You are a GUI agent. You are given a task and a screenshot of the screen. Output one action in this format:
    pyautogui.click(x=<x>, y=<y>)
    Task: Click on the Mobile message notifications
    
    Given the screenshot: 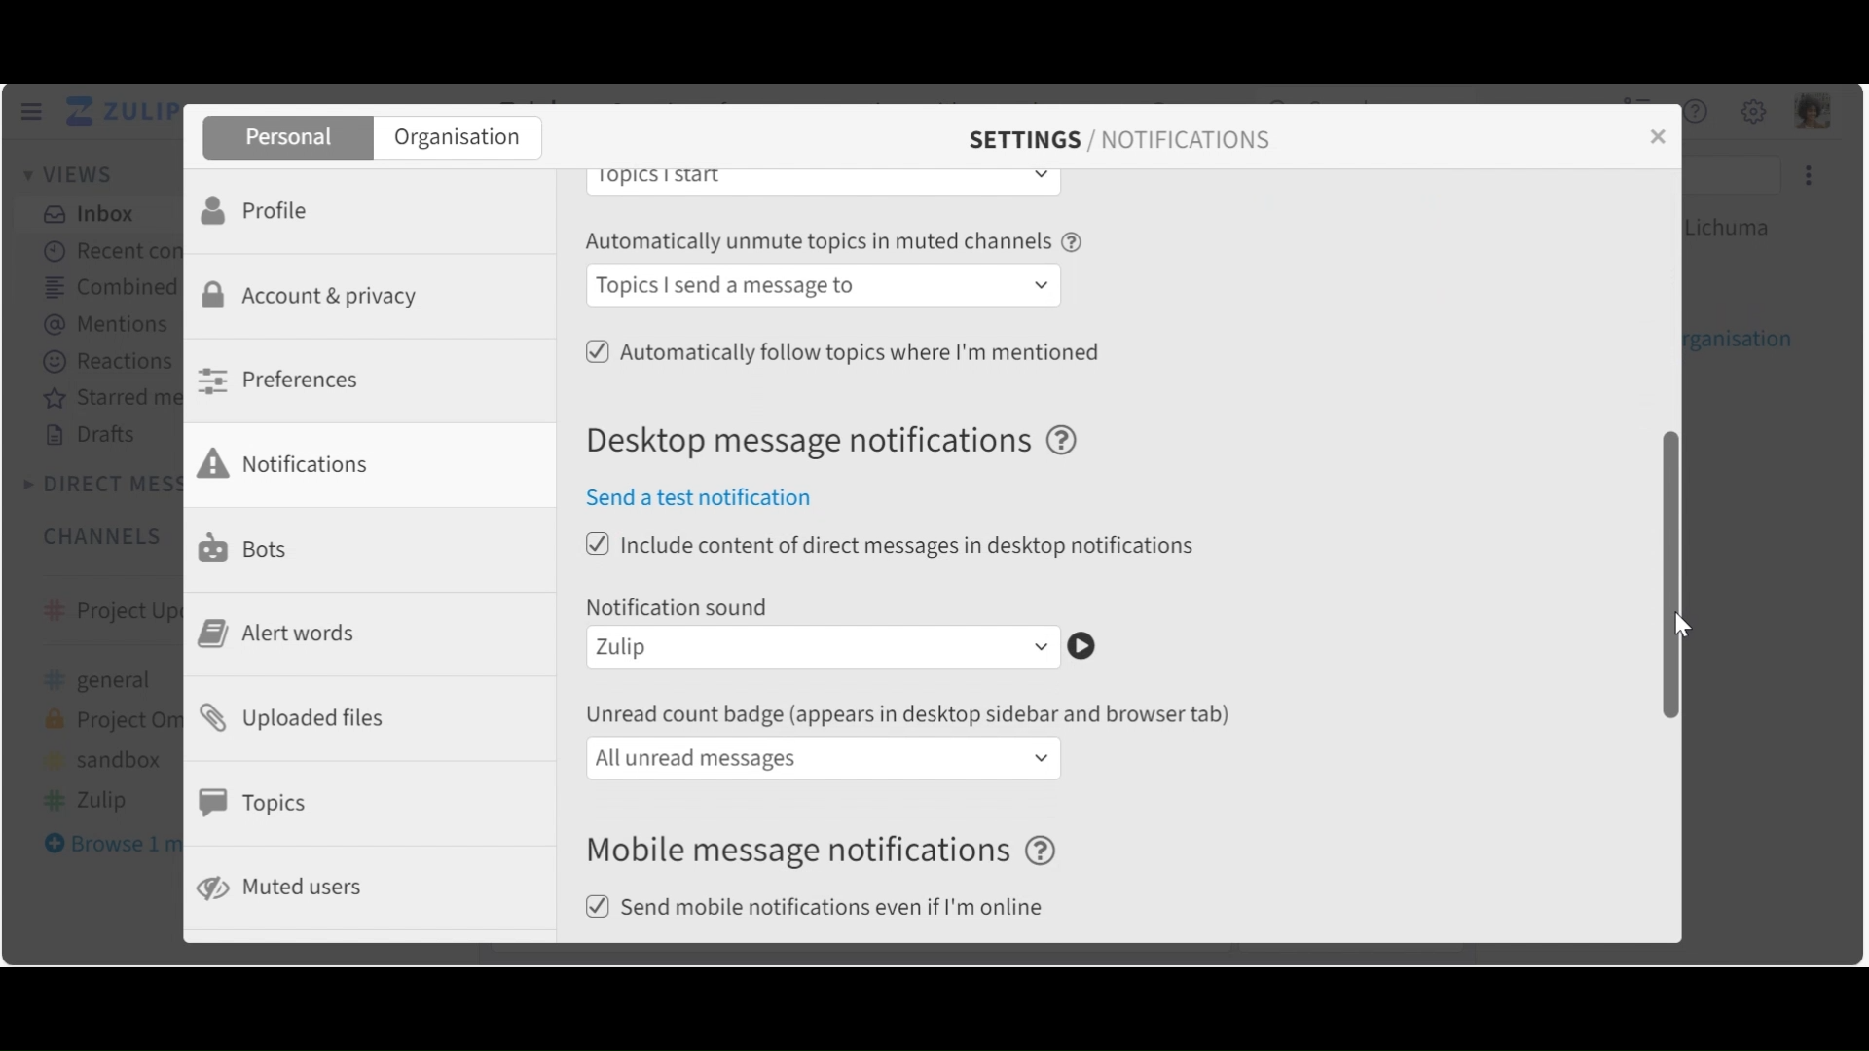 What is the action you would take?
    pyautogui.click(x=826, y=852)
    